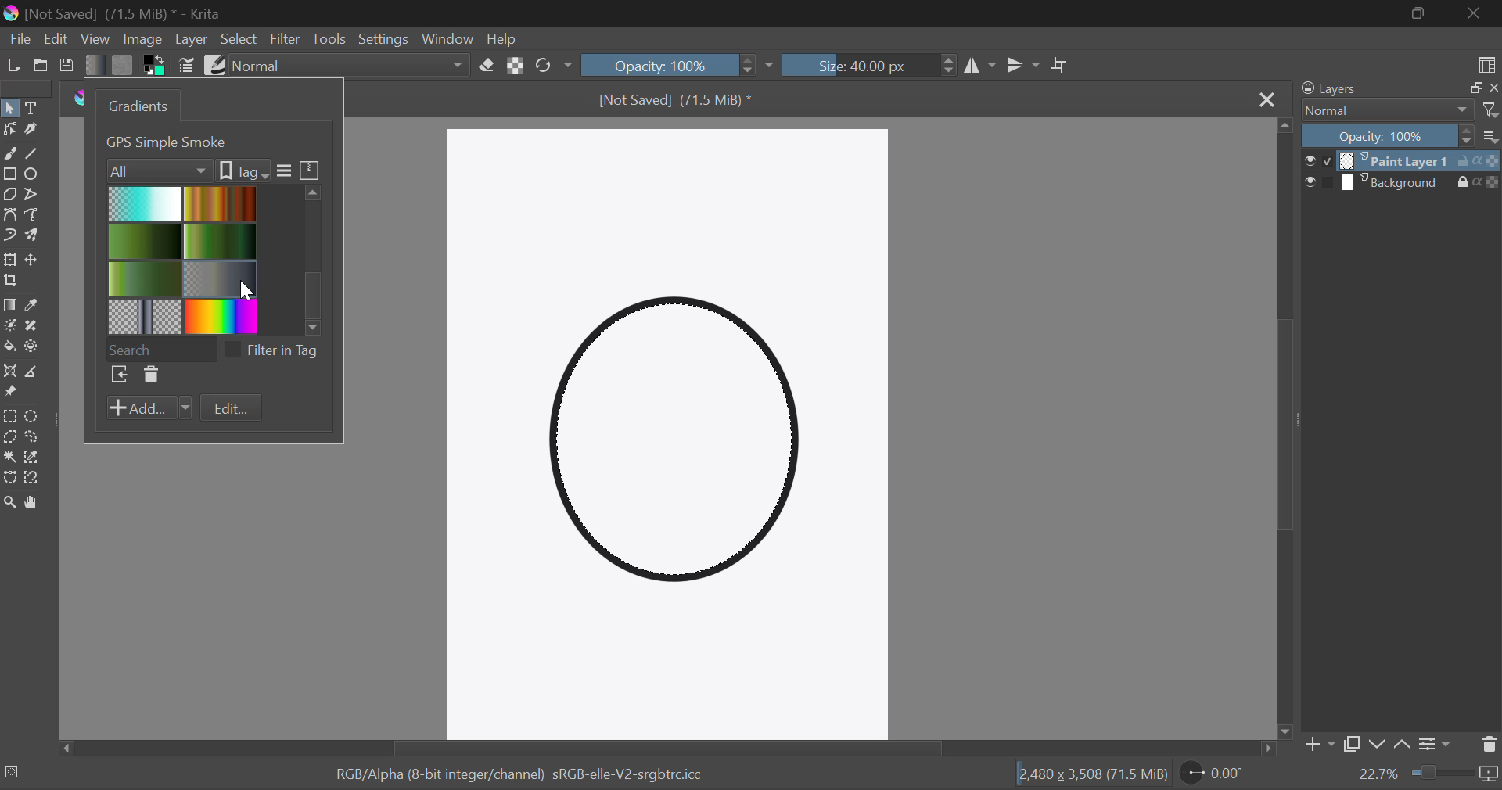 This screenshot has height=790, width=1502. What do you see at coordinates (155, 66) in the screenshot?
I see `Colors in use` at bounding box center [155, 66].